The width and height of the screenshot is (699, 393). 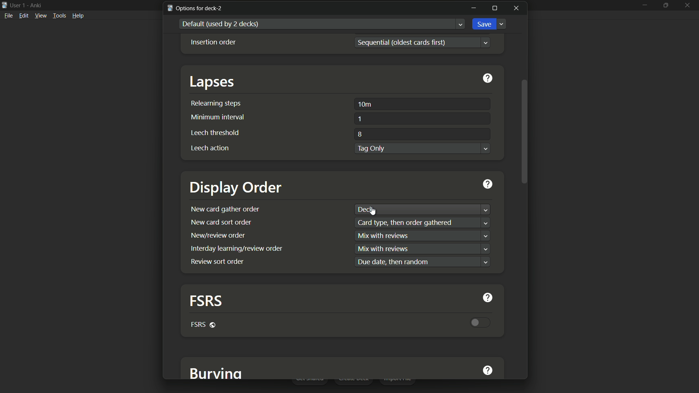 I want to click on new card sort order, so click(x=221, y=222).